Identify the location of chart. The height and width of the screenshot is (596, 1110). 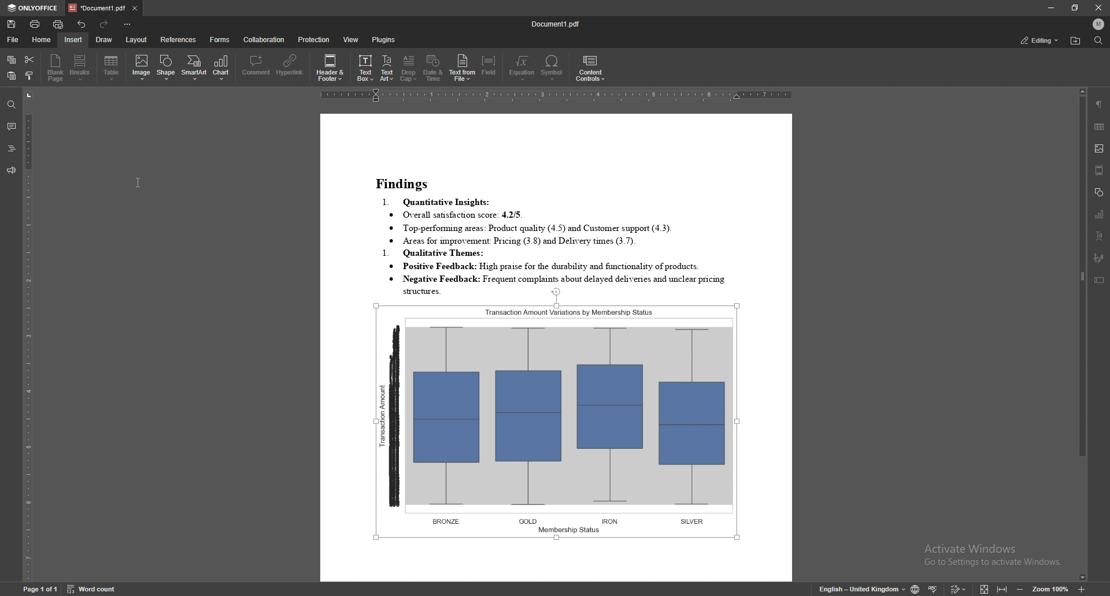
(222, 66).